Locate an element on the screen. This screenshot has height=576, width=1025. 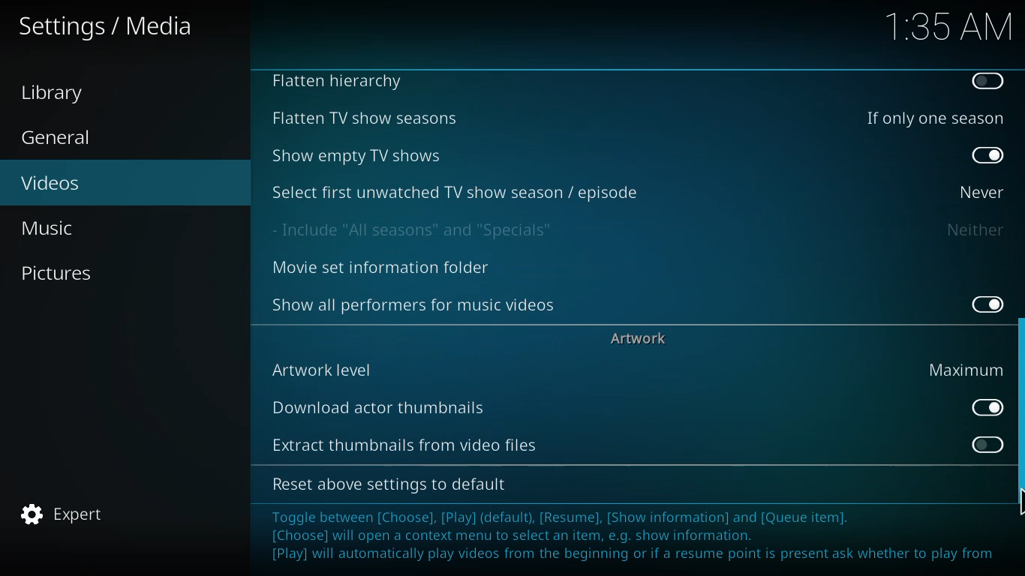
artwork level is located at coordinates (323, 369).